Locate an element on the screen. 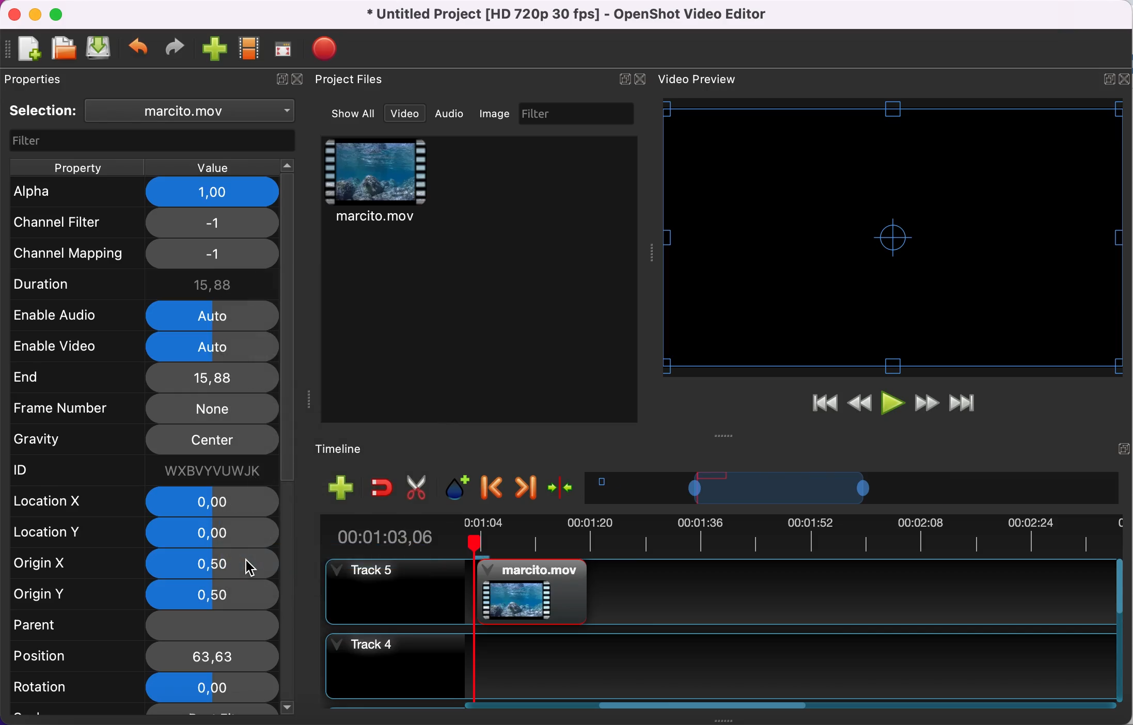 Image resolution: width=1133 pixels, height=725 pixels. Rotation 0,00 is located at coordinates (141, 686).